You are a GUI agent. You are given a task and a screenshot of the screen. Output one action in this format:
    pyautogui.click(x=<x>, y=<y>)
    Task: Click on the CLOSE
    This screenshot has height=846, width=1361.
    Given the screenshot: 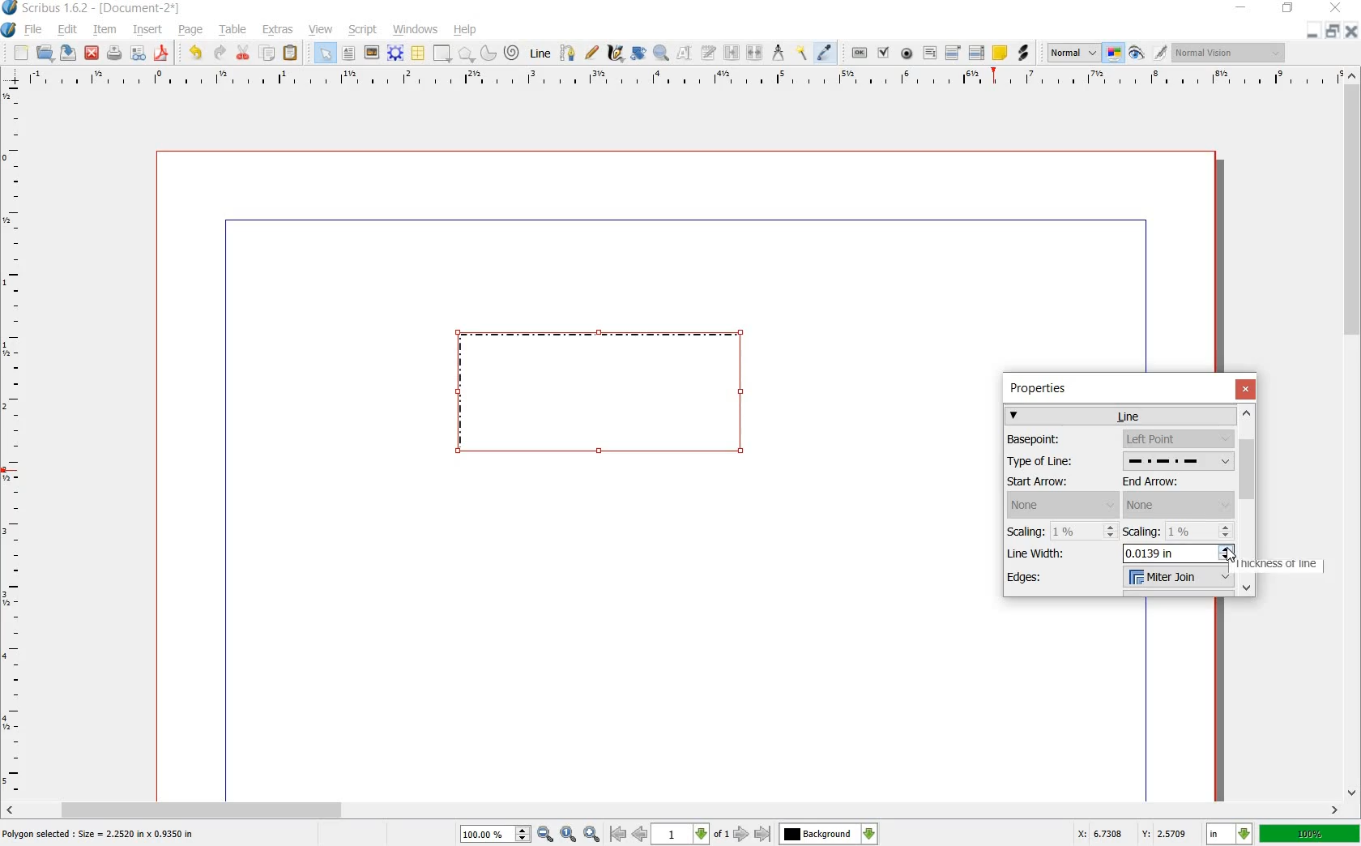 What is the action you would take?
    pyautogui.click(x=92, y=53)
    